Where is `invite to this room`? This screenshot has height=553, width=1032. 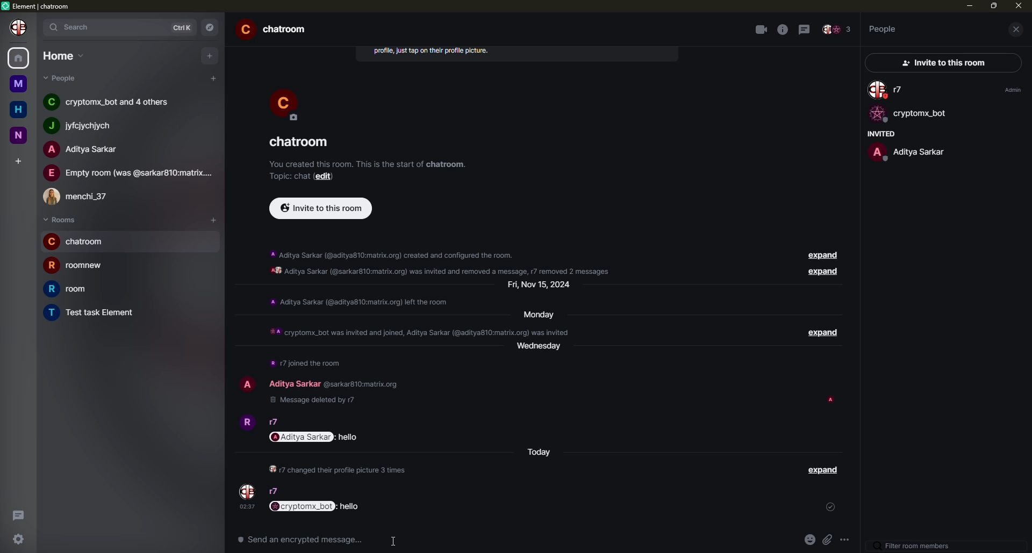 invite to this room is located at coordinates (321, 208).